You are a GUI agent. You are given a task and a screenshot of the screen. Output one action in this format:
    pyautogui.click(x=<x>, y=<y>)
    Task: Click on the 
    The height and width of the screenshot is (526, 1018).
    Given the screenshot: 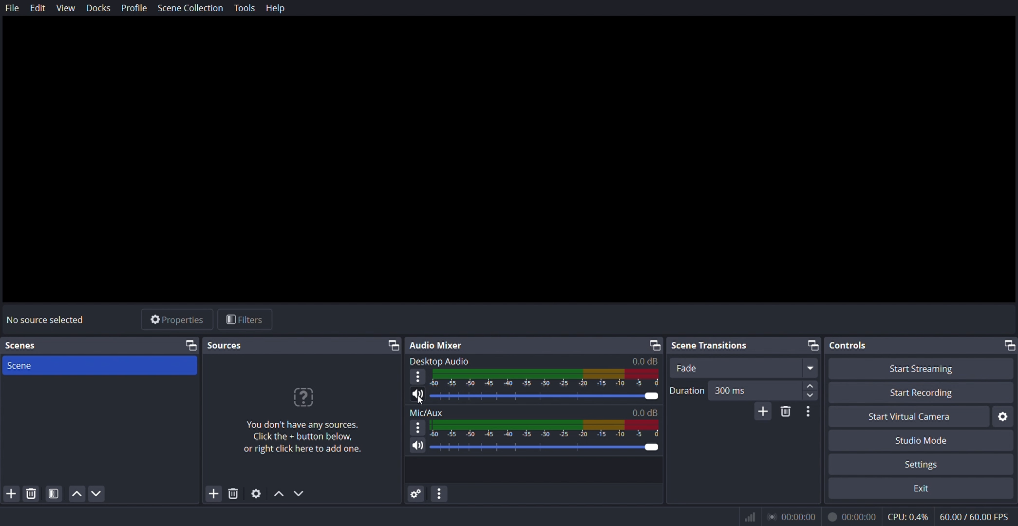 What is the action you would take?
    pyautogui.click(x=55, y=493)
    